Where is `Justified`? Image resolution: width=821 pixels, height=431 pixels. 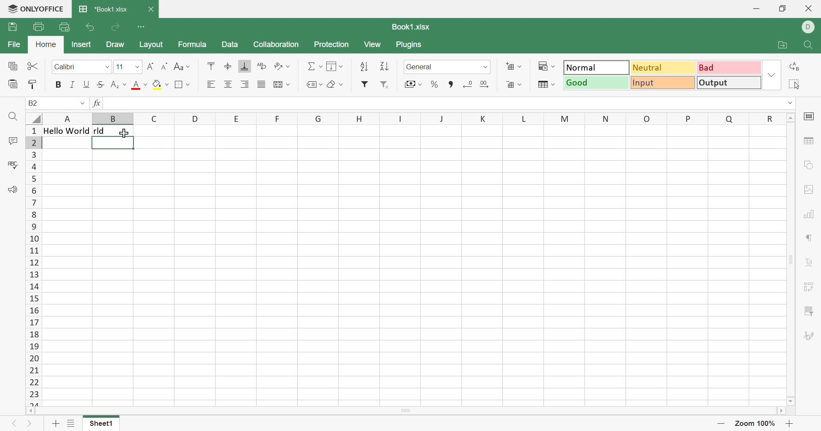 Justified is located at coordinates (262, 84).